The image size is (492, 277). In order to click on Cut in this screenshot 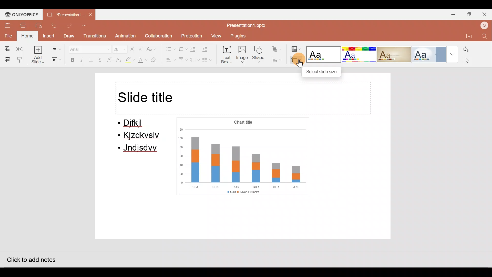, I will do `click(21, 47)`.